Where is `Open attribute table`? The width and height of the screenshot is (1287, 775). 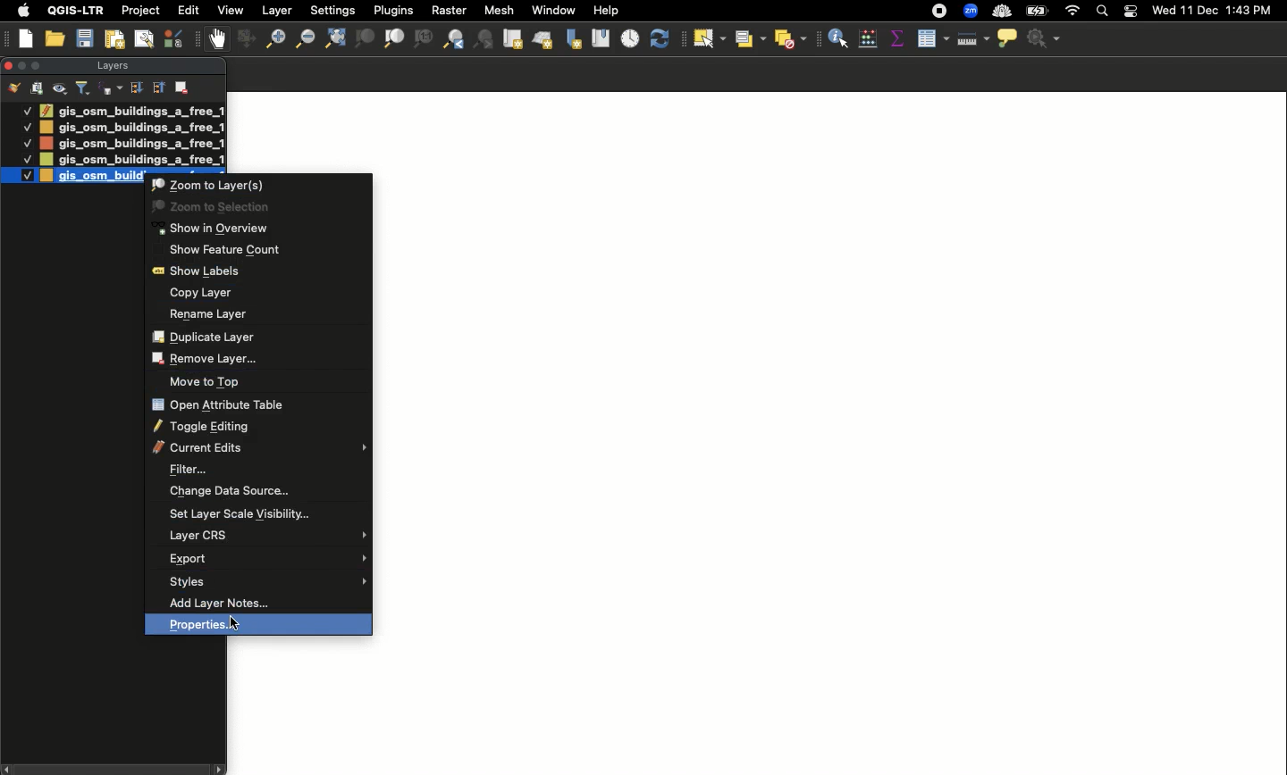
Open attribute table is located at coordinates (257, 404).